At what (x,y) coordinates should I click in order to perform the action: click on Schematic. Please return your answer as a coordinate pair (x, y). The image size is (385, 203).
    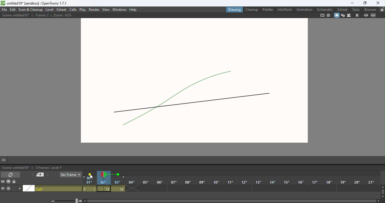
    Looking at the image, I should click on (324, 9).